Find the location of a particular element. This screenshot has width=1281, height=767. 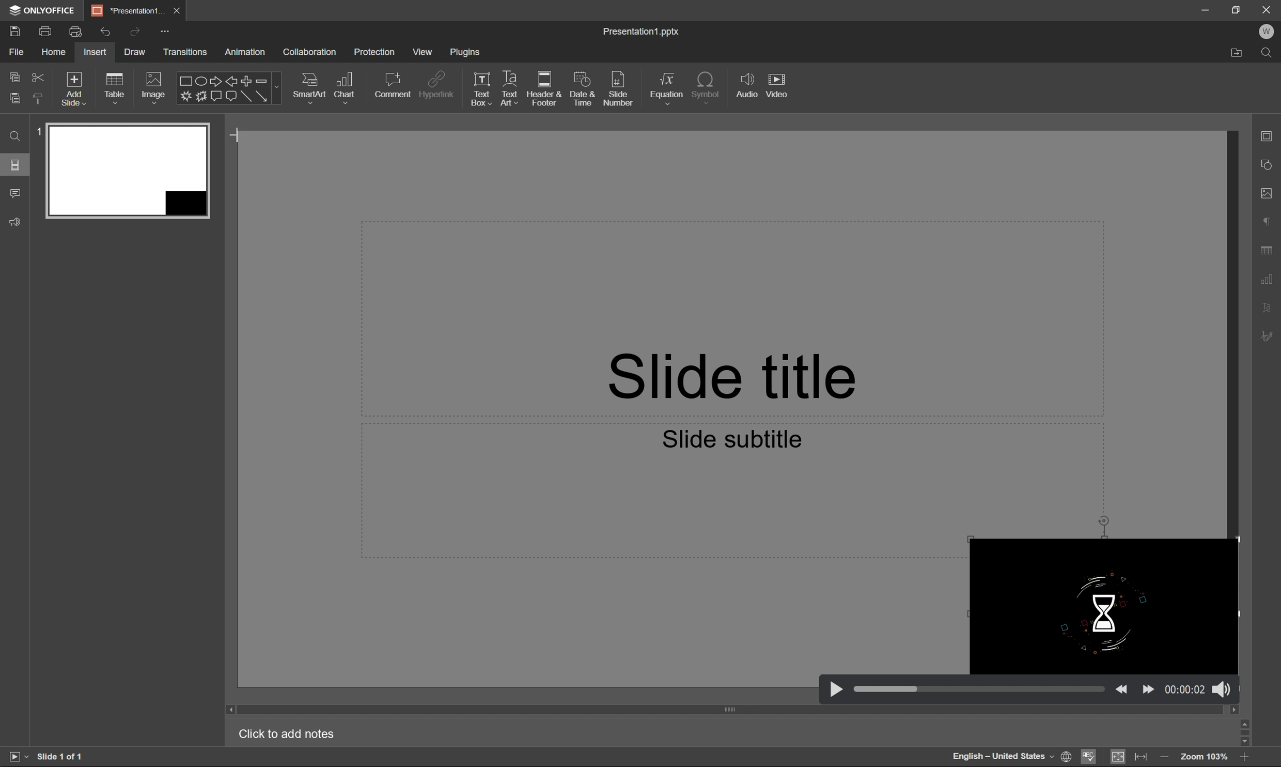

slide 1 of 1 is located at coordinates (67, 757).